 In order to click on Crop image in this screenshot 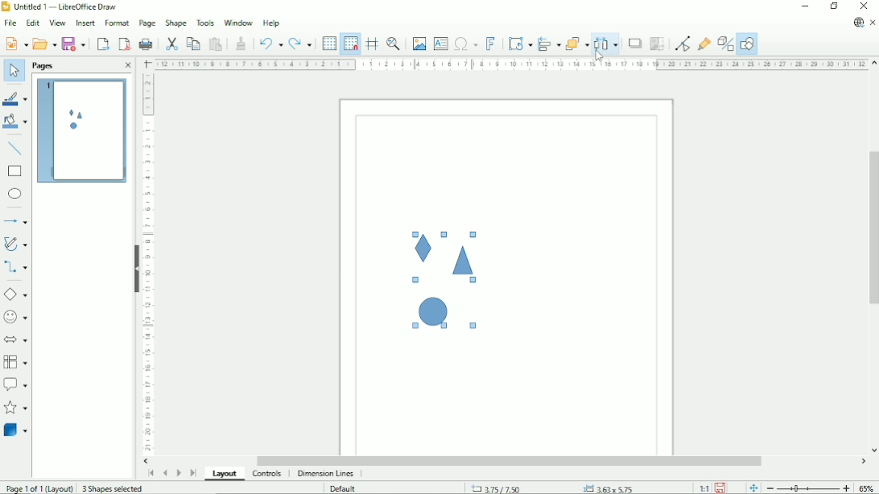, I will do `click(658, 44)`.